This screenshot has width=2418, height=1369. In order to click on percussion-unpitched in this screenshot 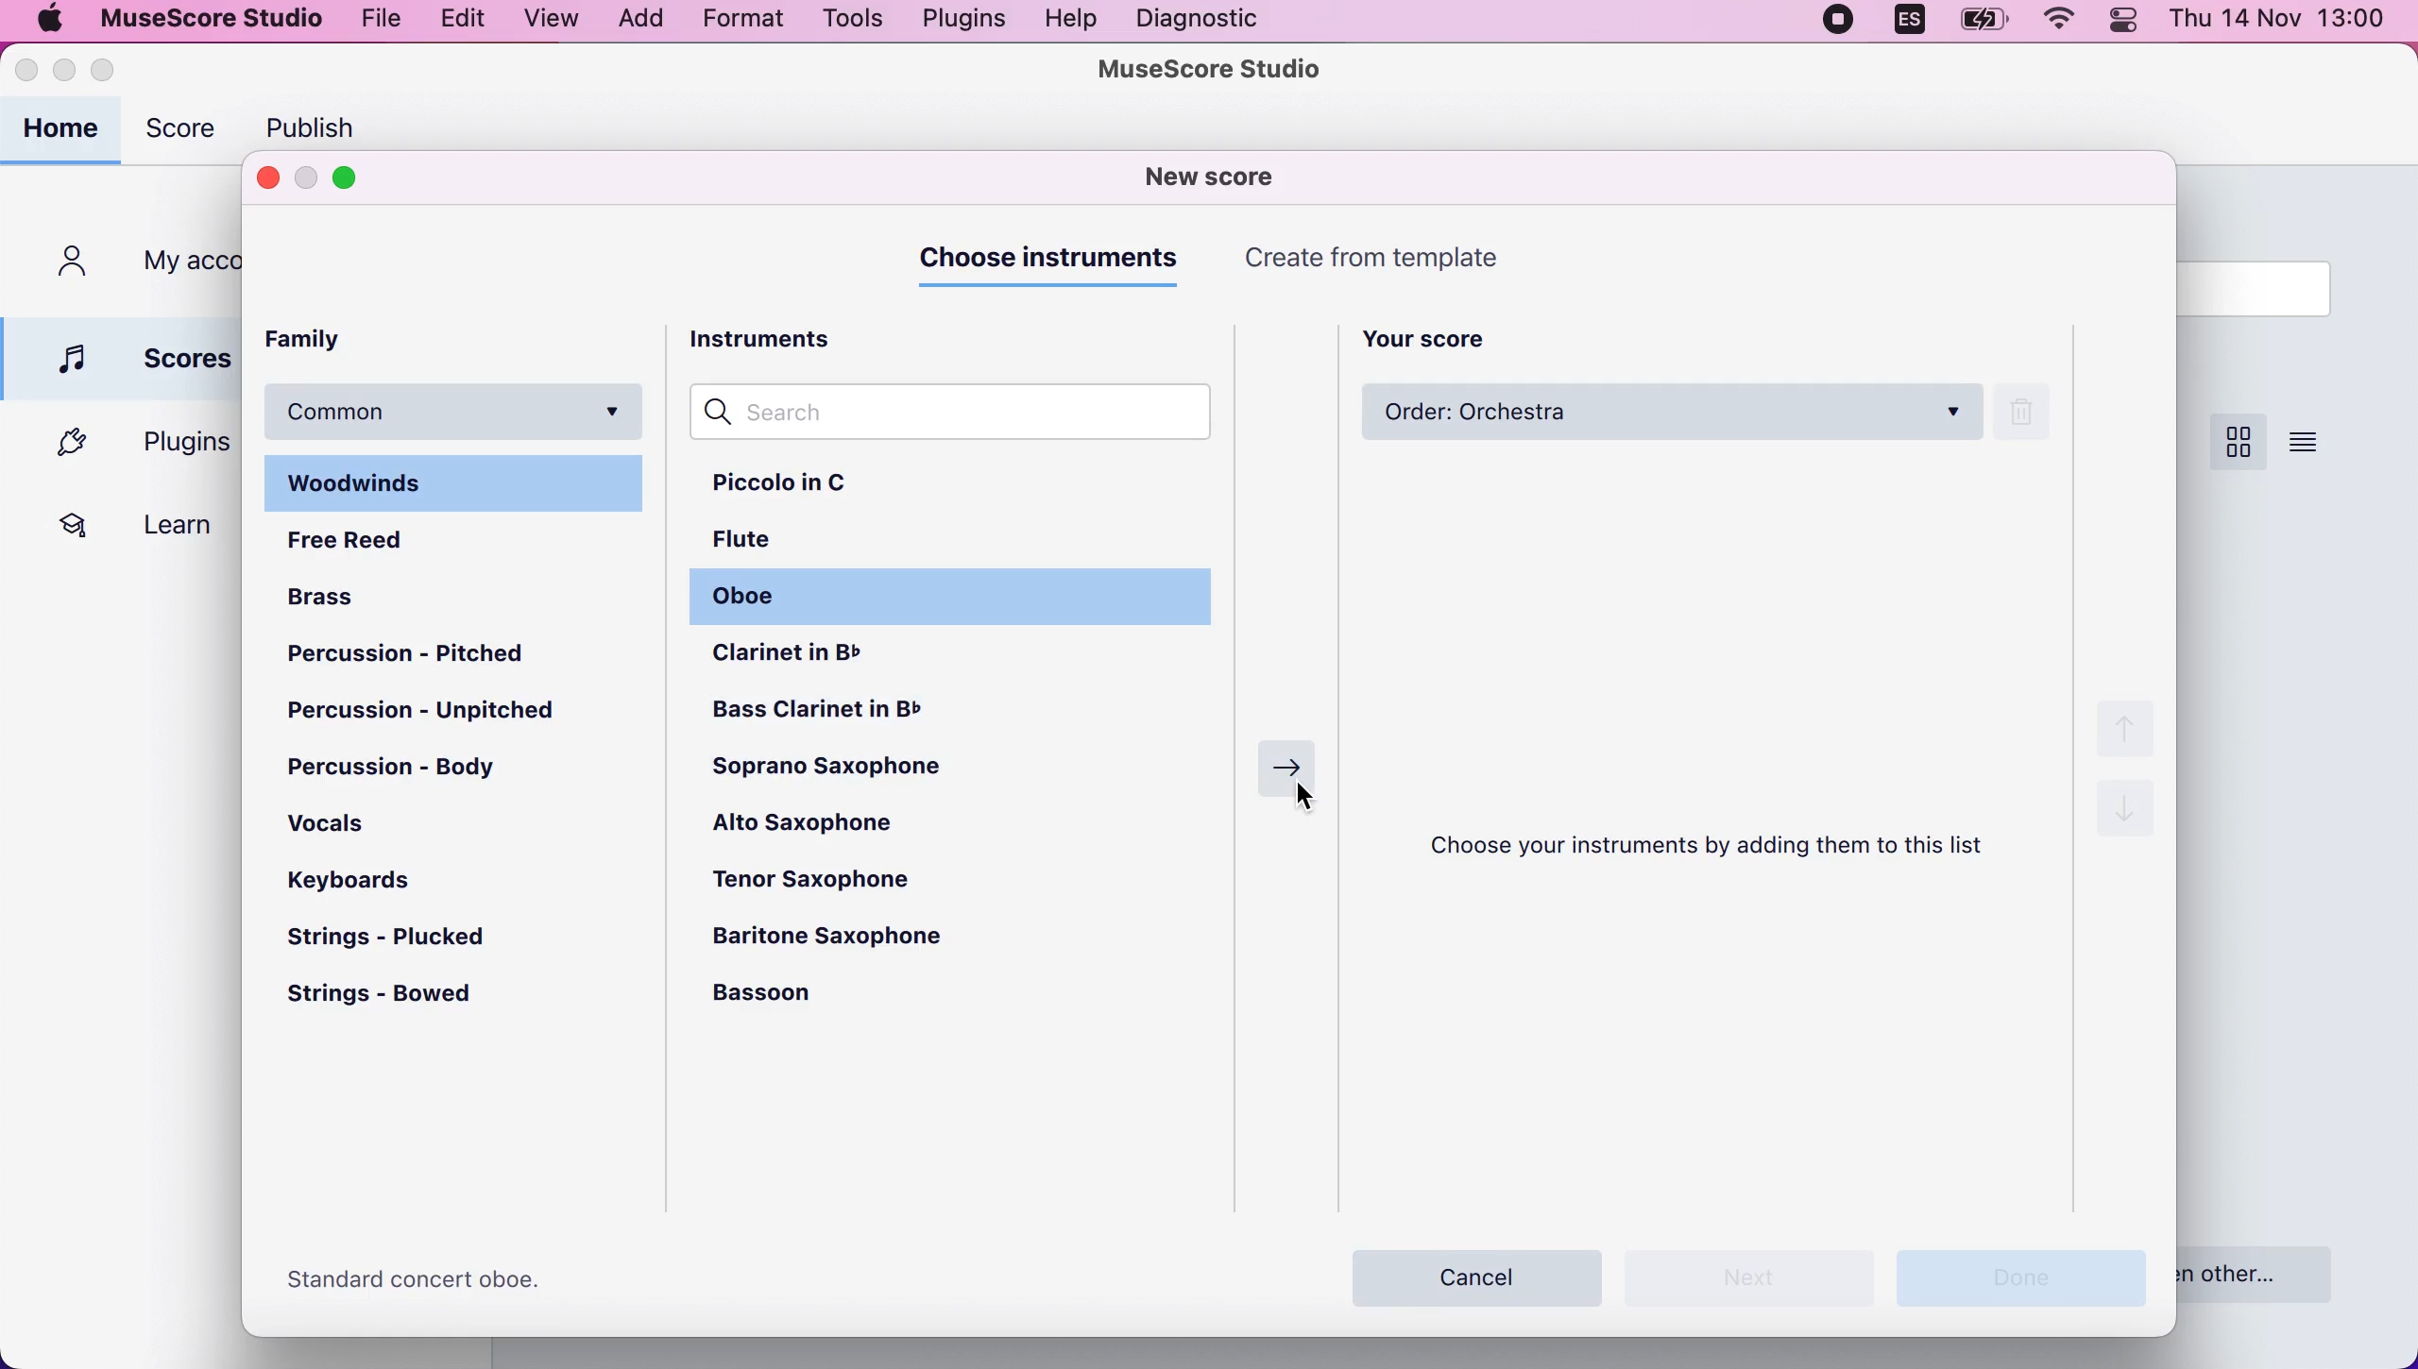, I will do `click(435, 715)`.